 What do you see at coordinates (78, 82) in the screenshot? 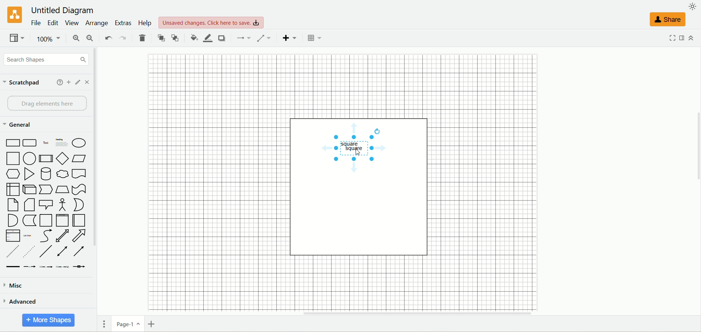
I see `edit` at bounding box center [78, 82].